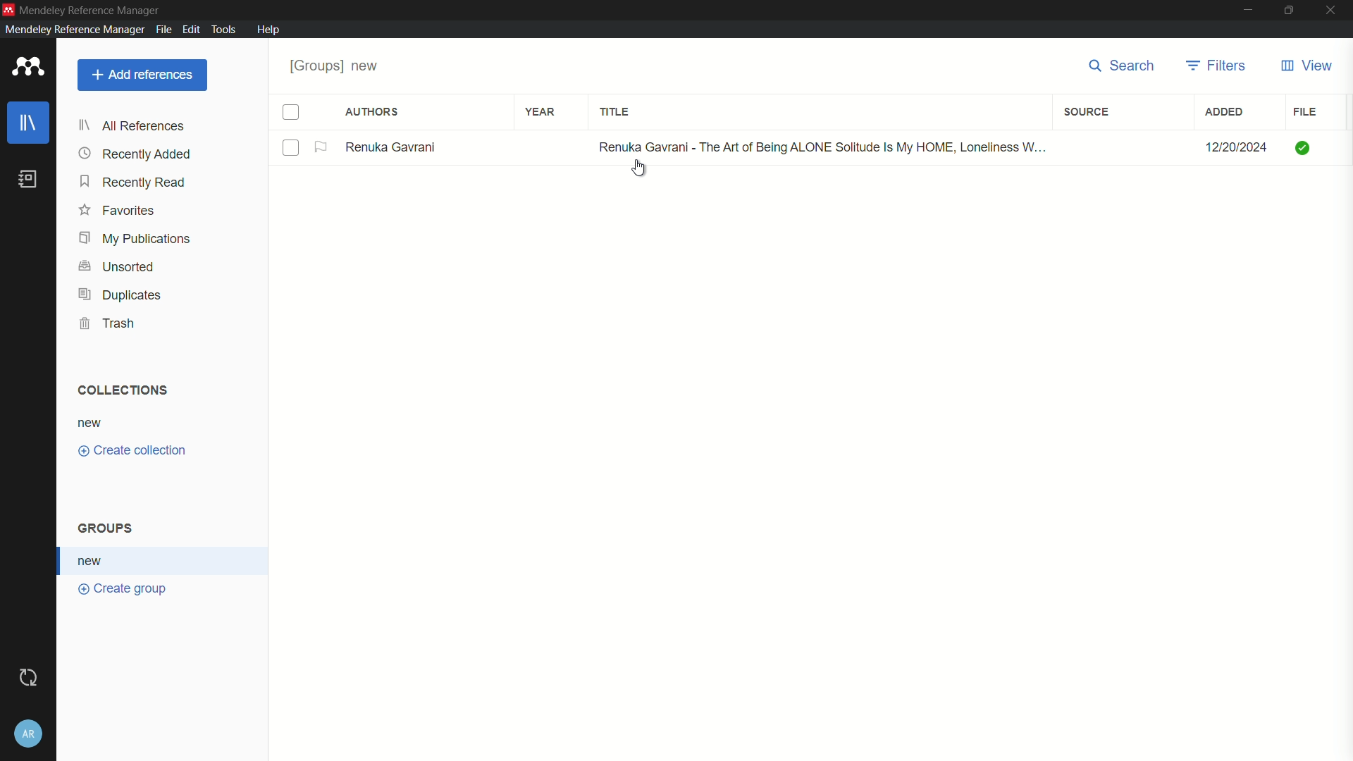  Describe the element at coordinates (1218, 67) in the screenshot. I see `filters` at that location.